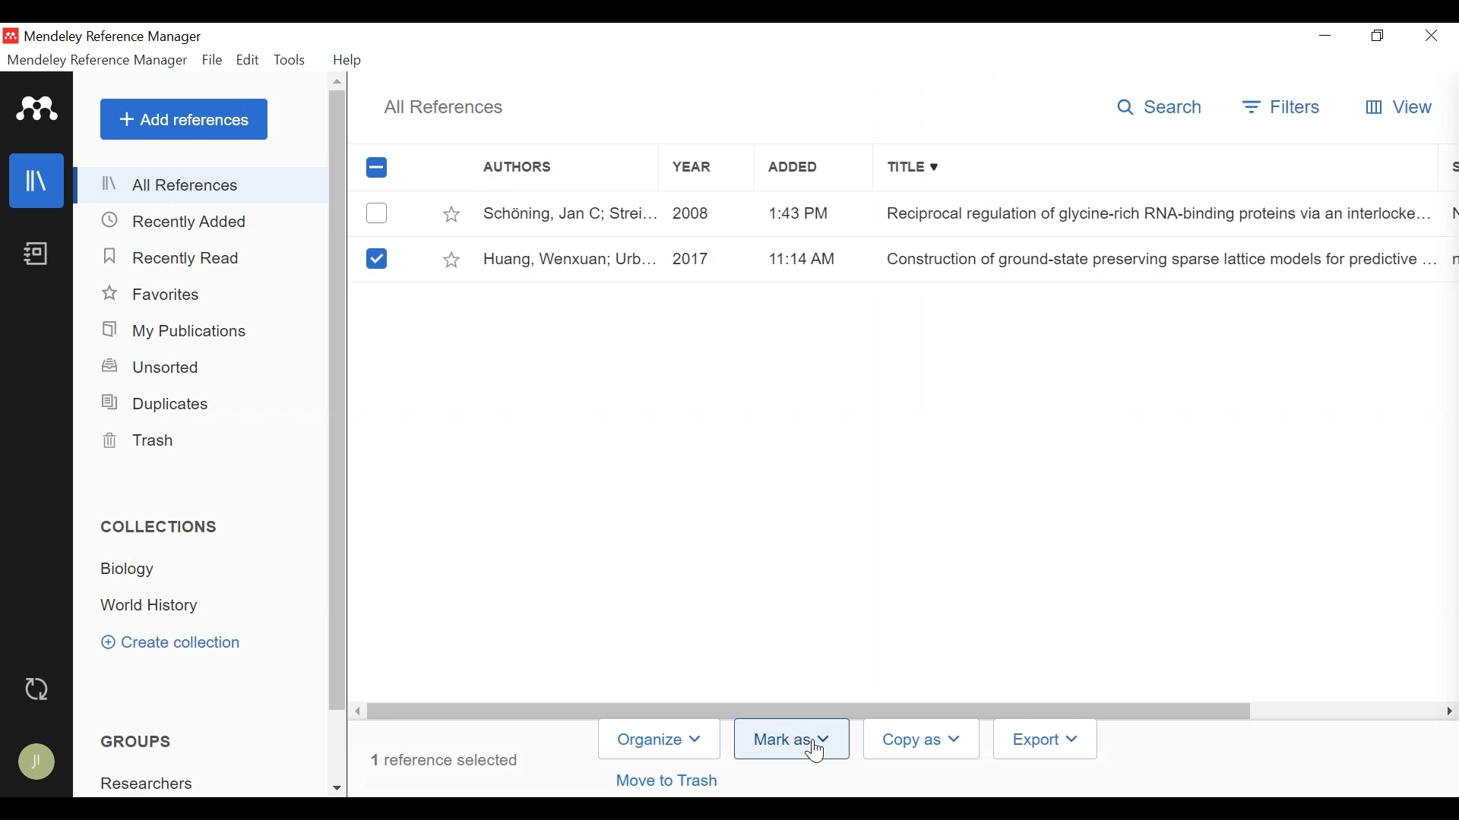 This screenshot has height=820, width=1459. I want to click on Schoning, Jan C; Strei..., so click(569, 216).